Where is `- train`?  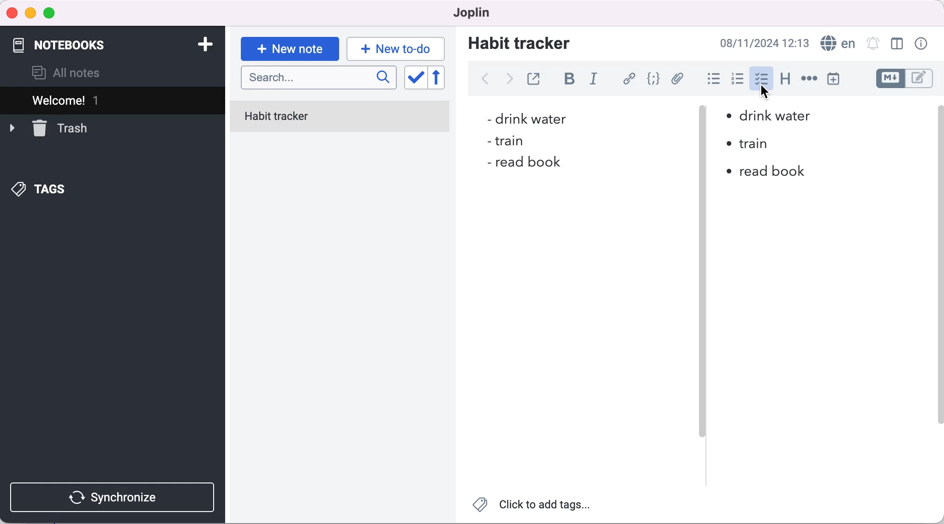
- train is located at coordinates (505, 142).